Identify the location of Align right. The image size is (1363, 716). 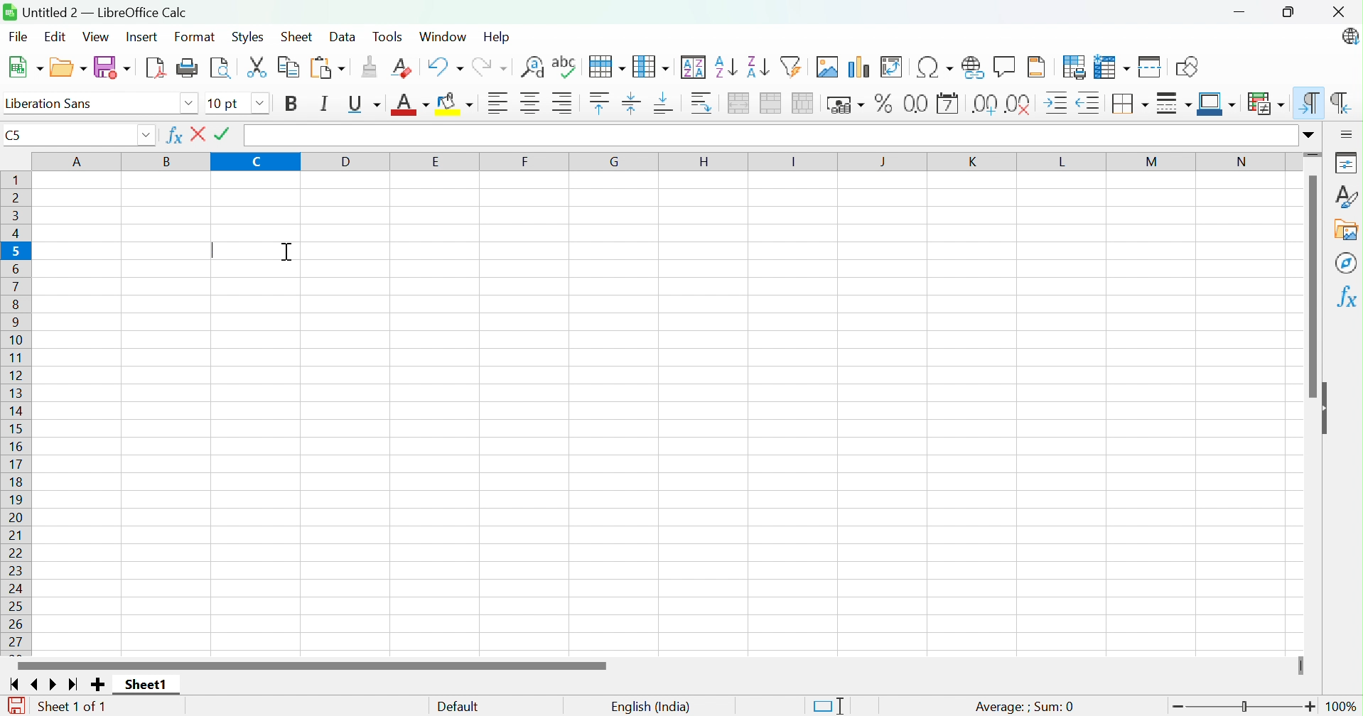
(564, 102).